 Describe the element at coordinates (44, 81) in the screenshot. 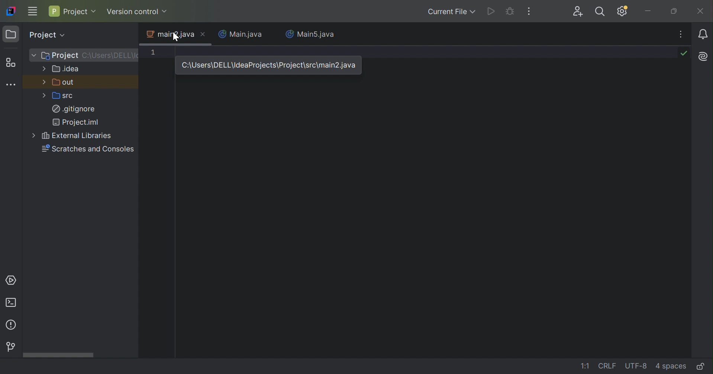

I see `More` at that location.